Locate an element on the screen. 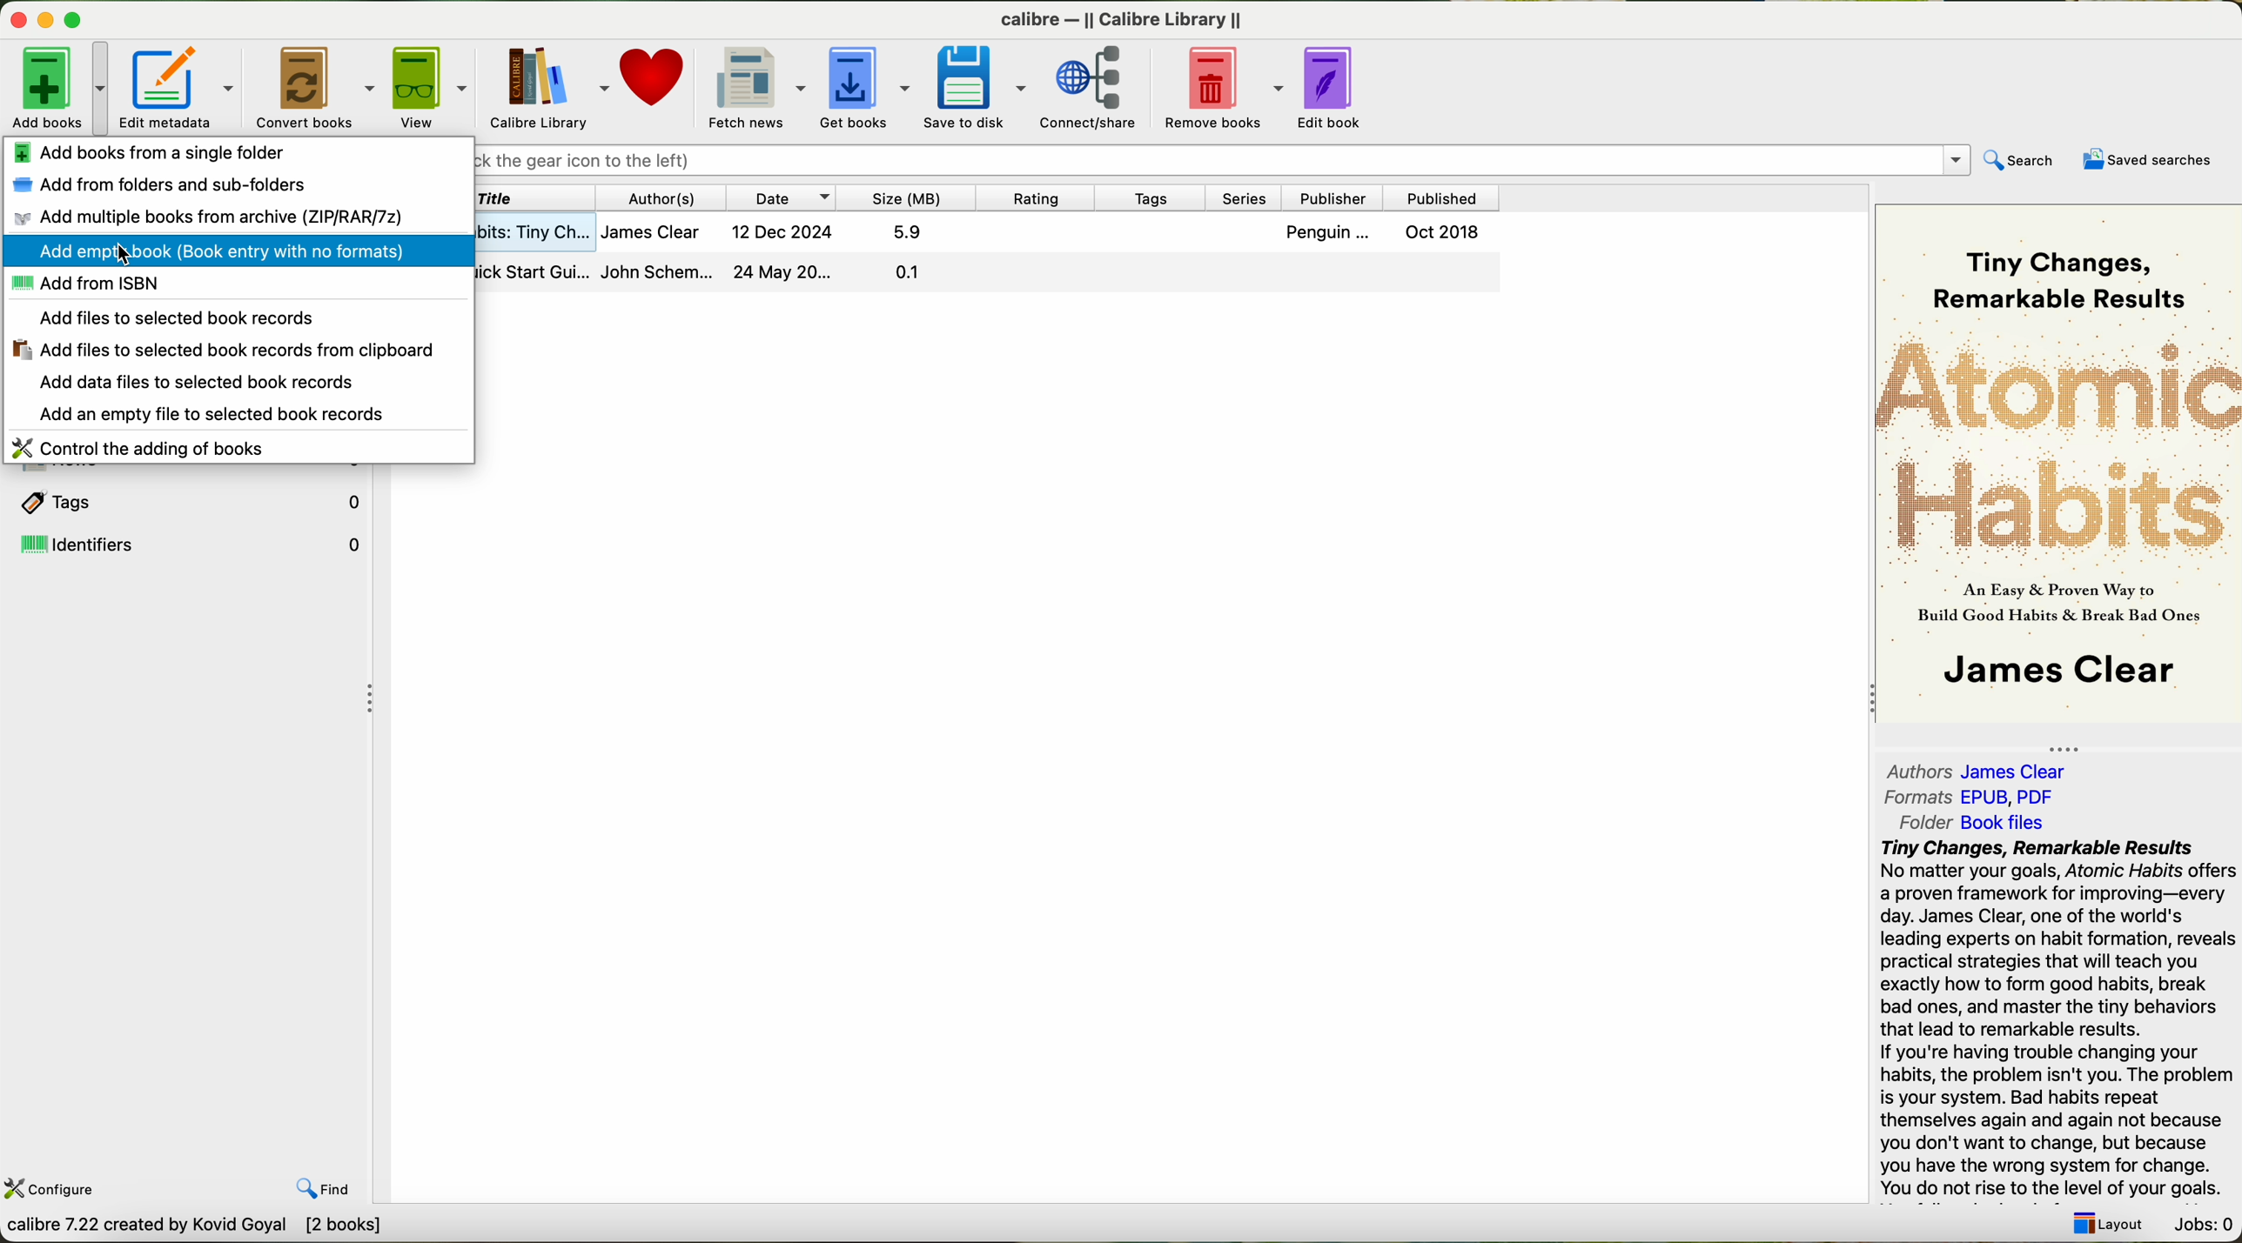 The width and height of the screenshot is (2242, 1243). view is located at coordinates (427, 86).